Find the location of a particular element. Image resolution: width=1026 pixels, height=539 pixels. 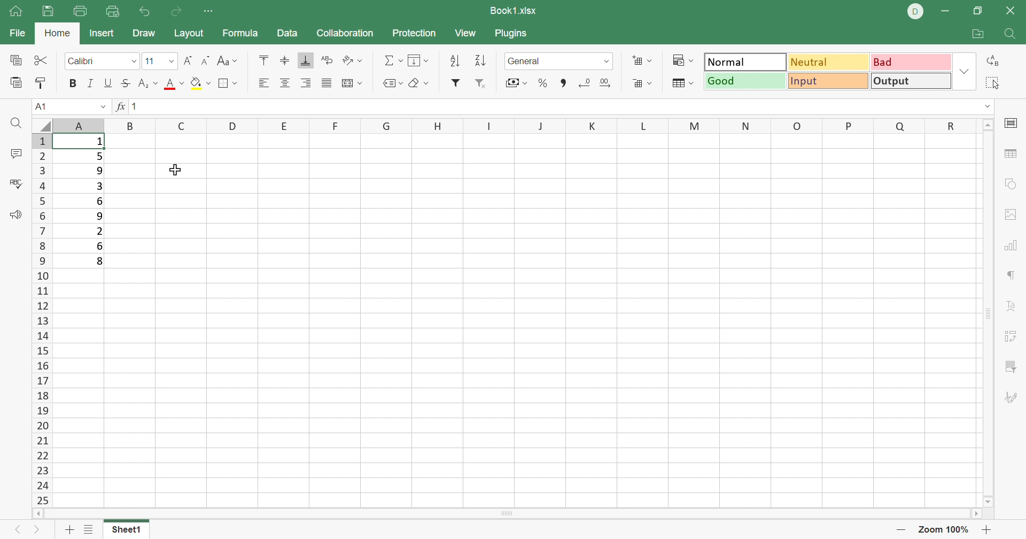

File is located at coordinates (15, 33).